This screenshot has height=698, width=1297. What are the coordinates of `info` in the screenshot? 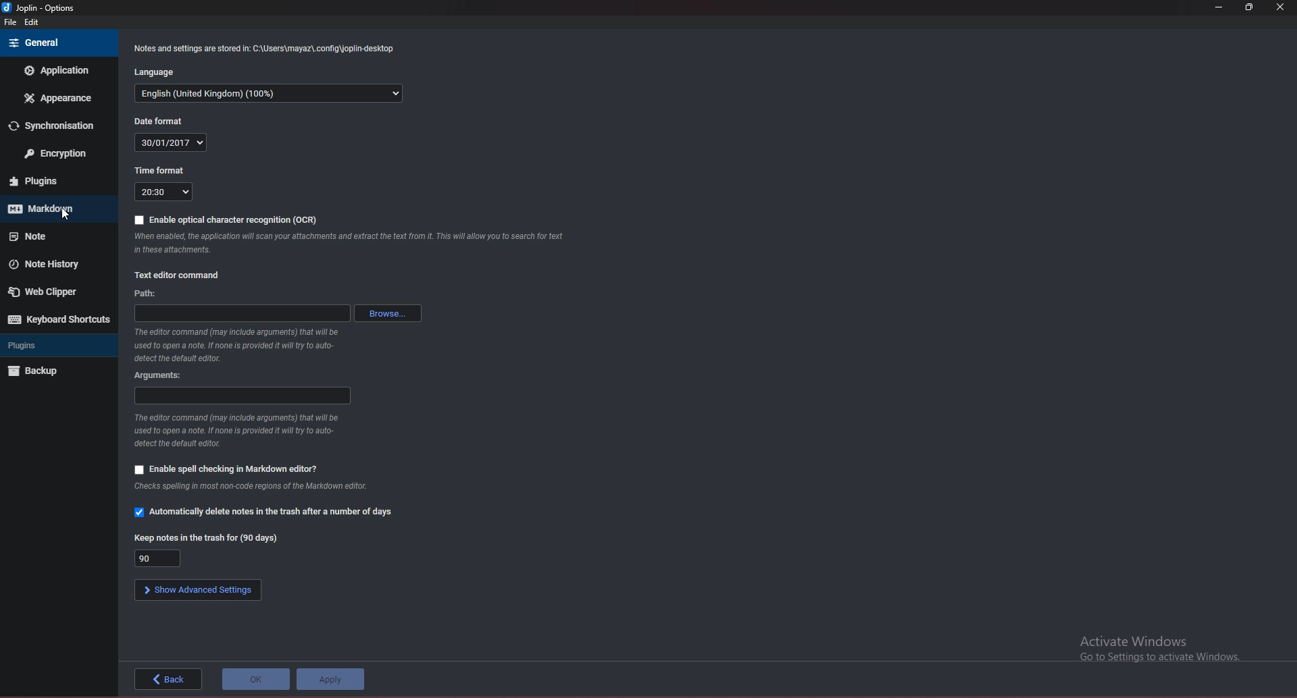 It's located at (251, 485).